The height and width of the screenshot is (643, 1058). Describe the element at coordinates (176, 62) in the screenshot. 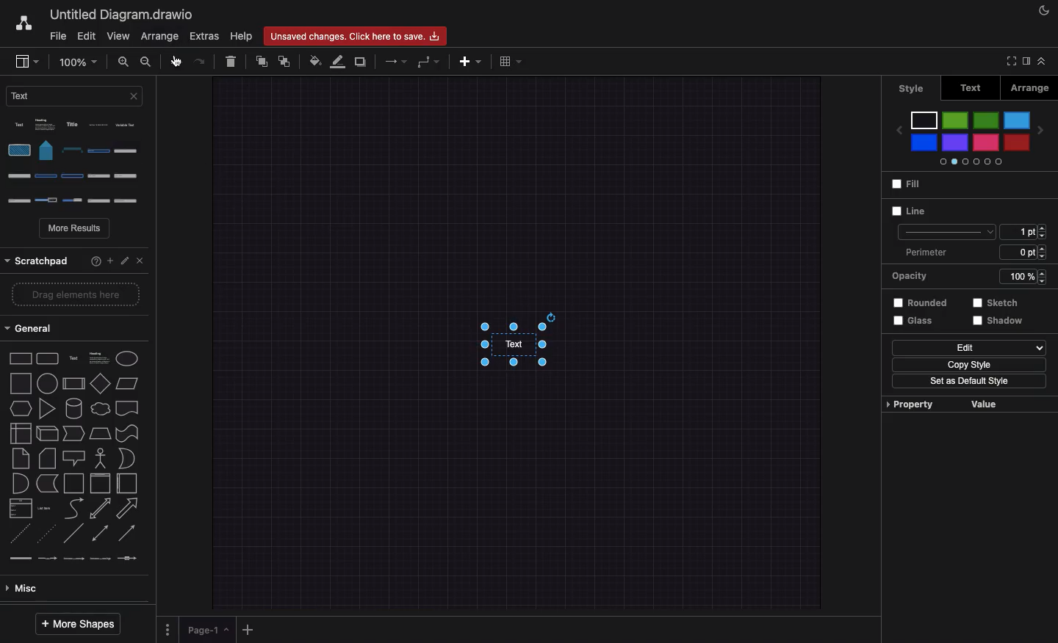

I see `Undo` at that location.